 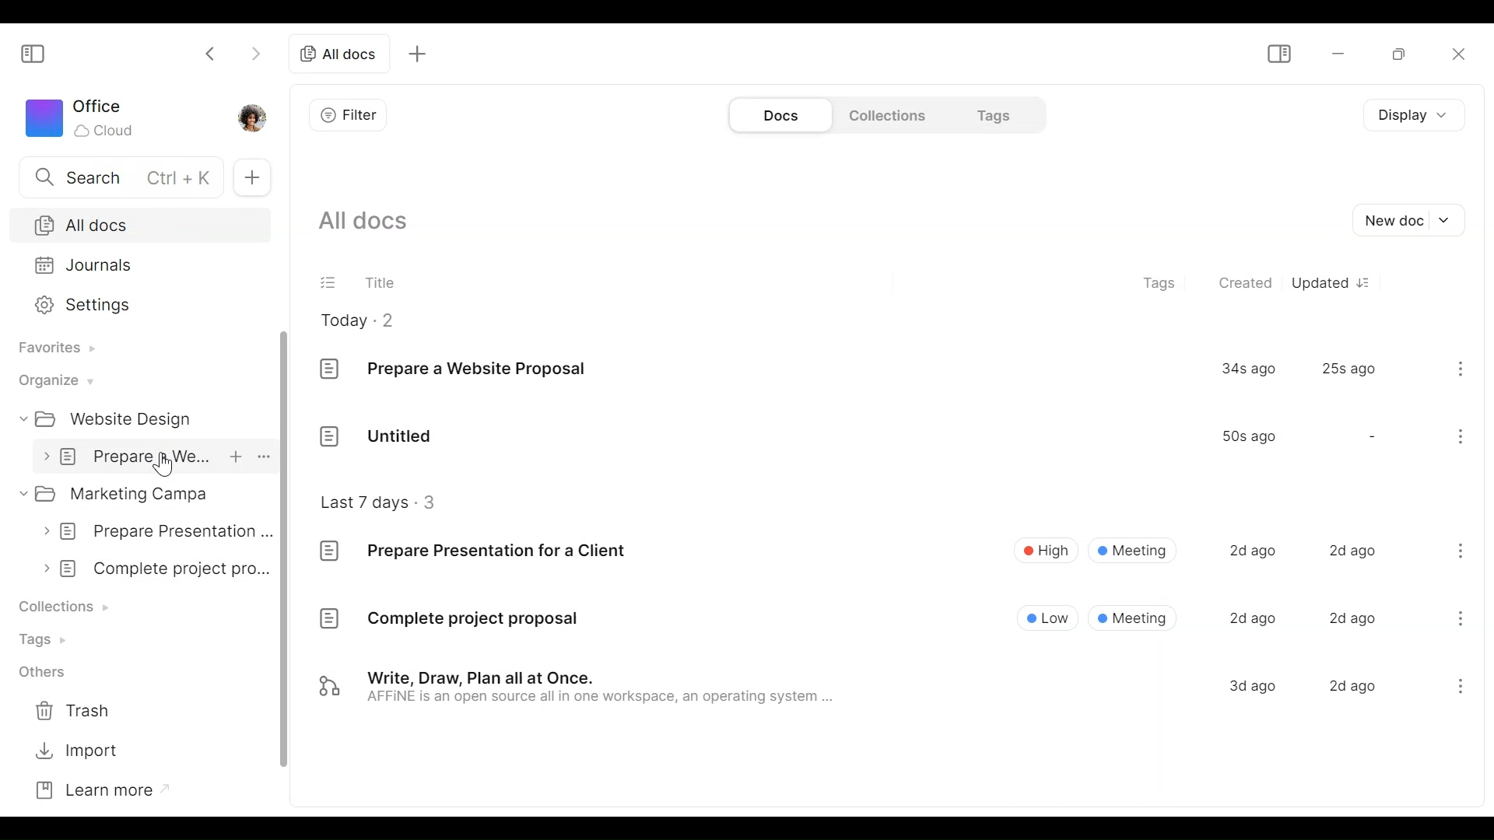 What do you see at coordinates (41, 642) in the screenshot?
I see `Tags` at bounding box center [41, 642].